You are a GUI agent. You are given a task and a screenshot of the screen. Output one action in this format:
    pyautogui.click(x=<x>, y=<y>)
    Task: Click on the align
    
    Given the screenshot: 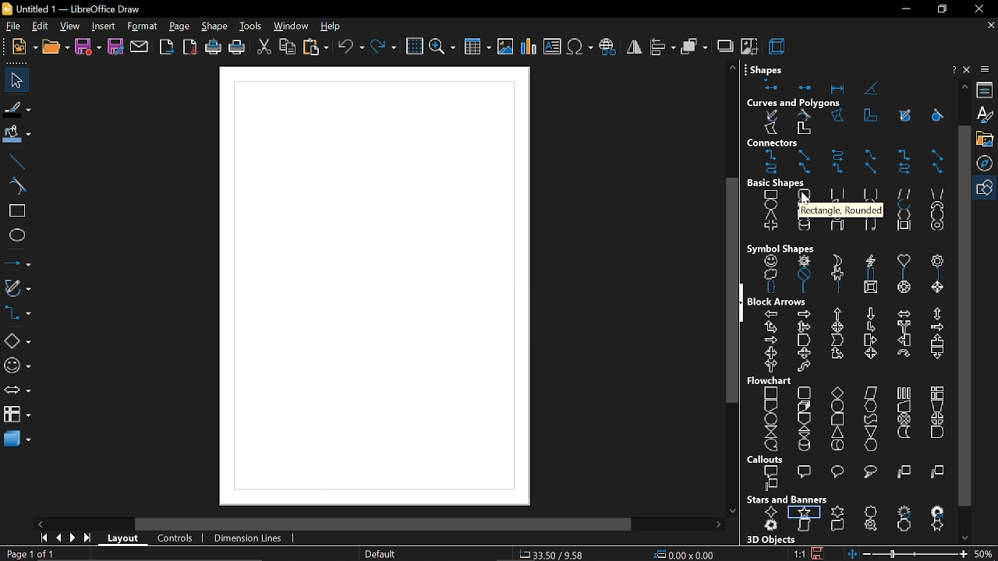 What is the action you would take?
    pyautogui.click(x=664, y=46)
    